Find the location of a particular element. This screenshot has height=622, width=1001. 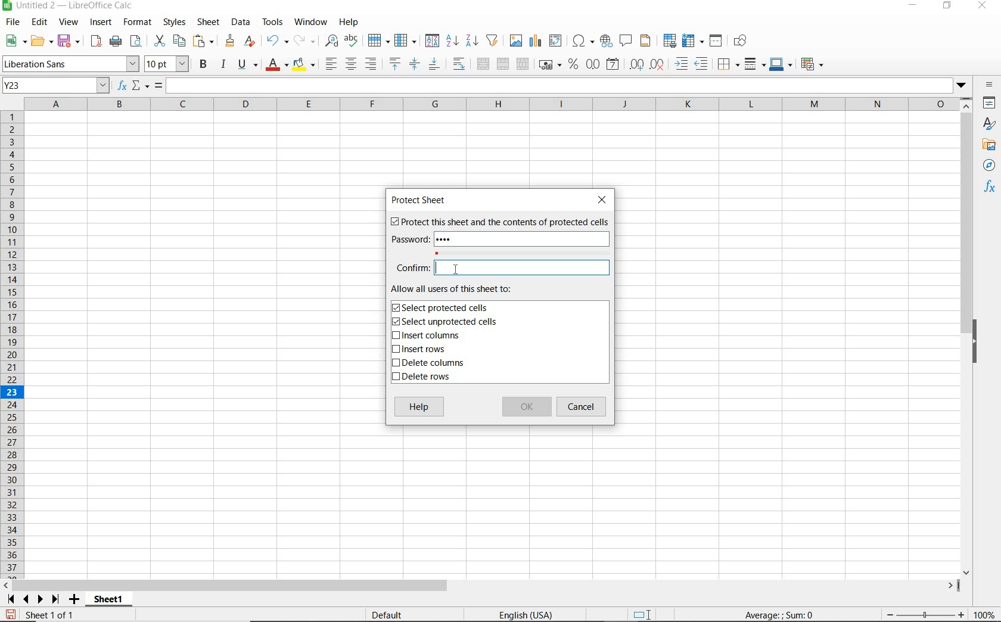

EXPAND FORMULA BAR is located at coordinates (569, 86).